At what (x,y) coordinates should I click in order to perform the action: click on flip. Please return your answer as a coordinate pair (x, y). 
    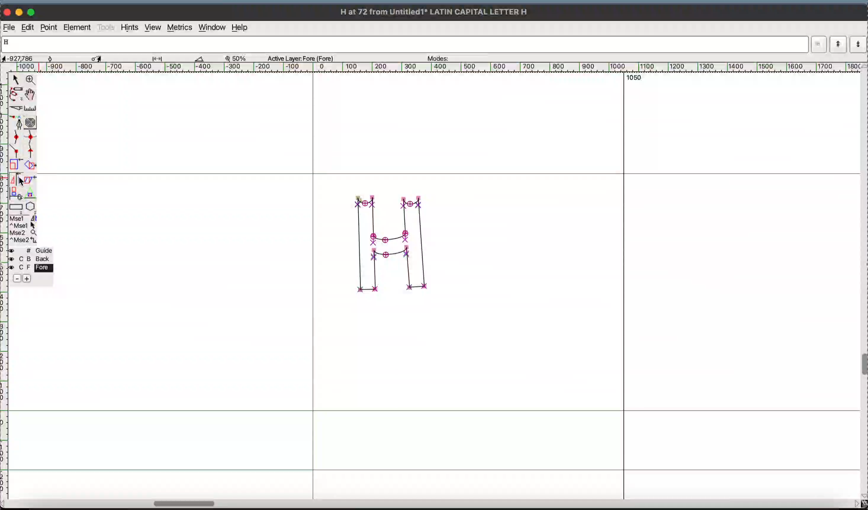
    Looking at the image, I should click on (16, 178).